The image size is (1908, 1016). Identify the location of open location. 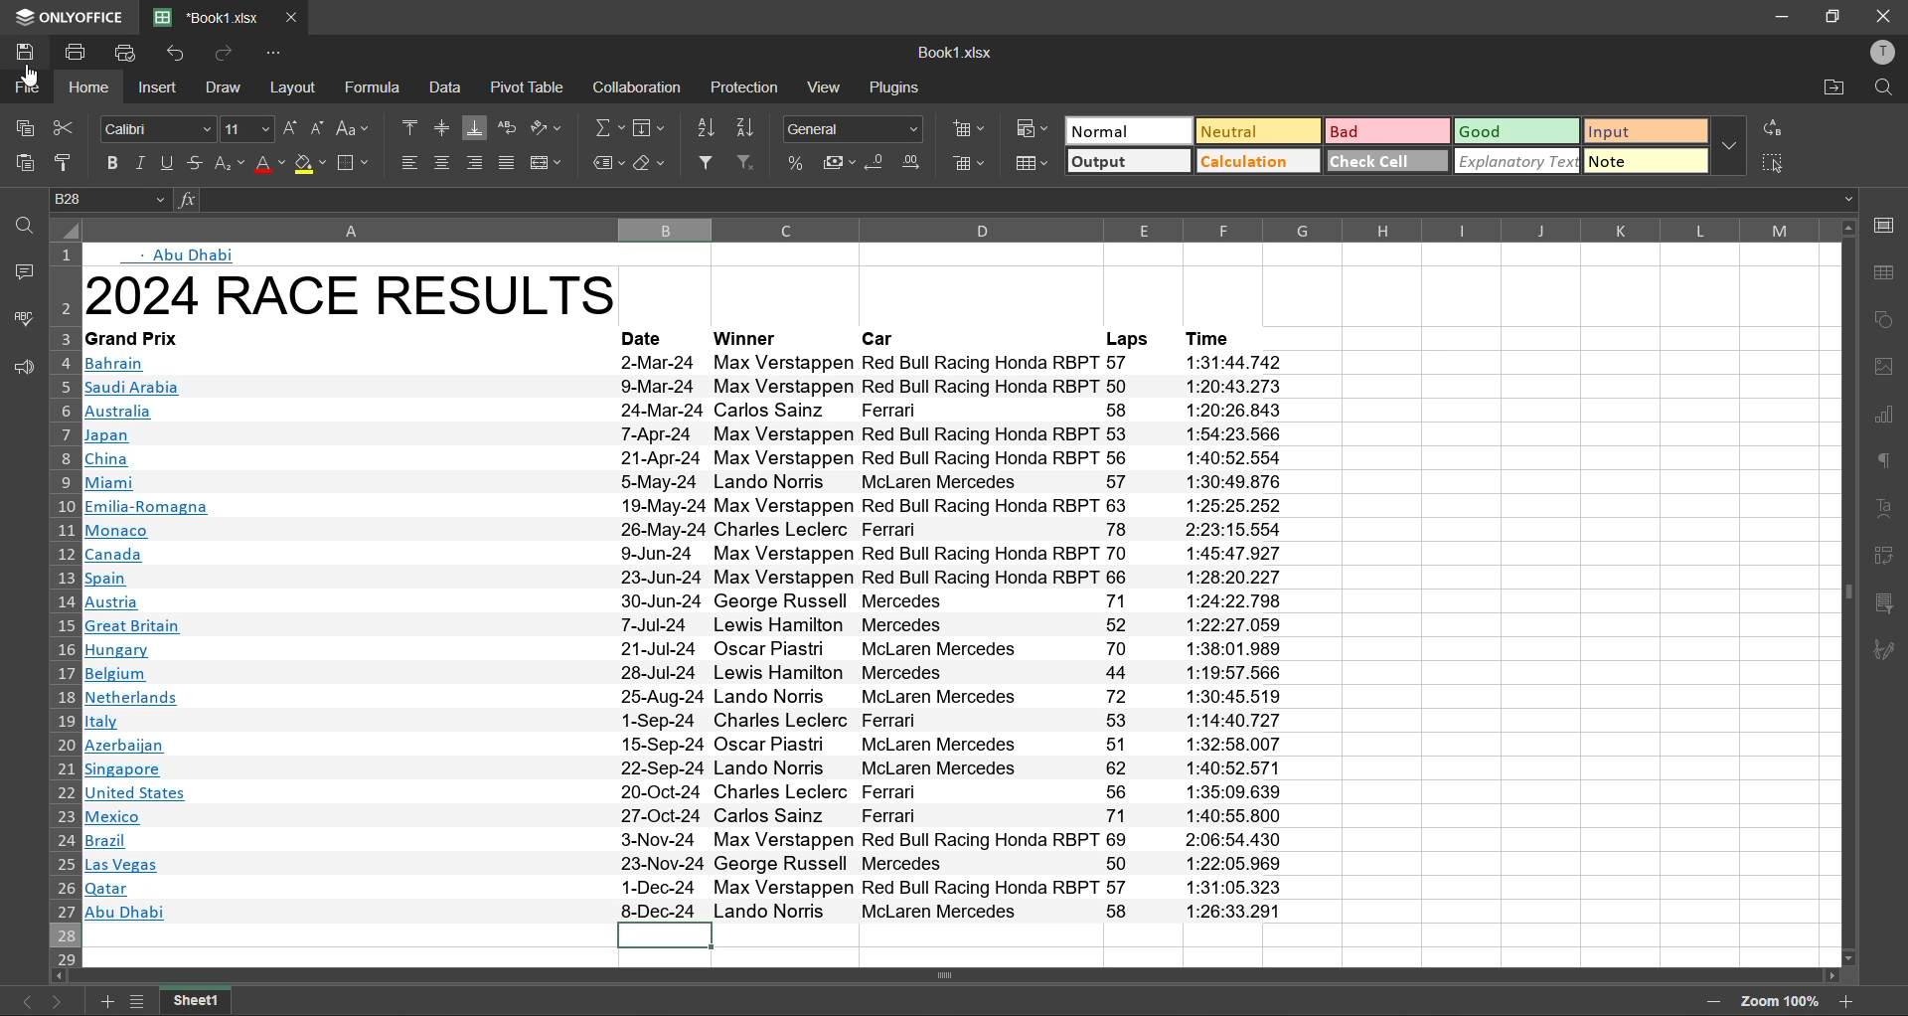
(1830, 89).